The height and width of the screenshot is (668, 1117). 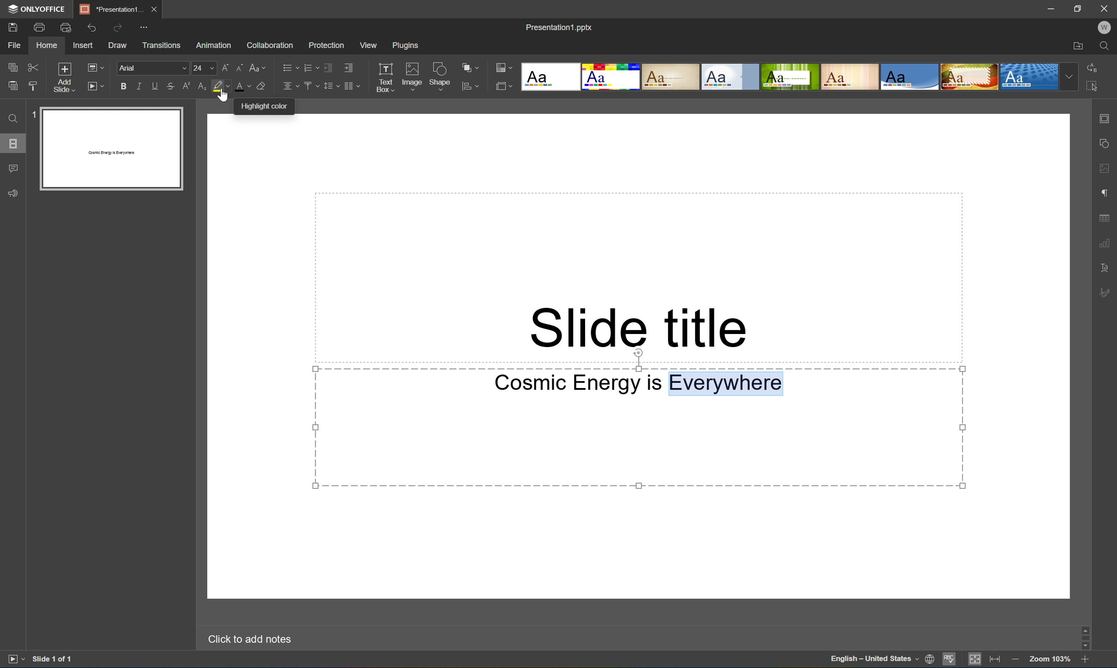 What do you see at coordinates (1105, 242) in the screenshot?
I see `Chart settings` at bounding box center [1105, 242].